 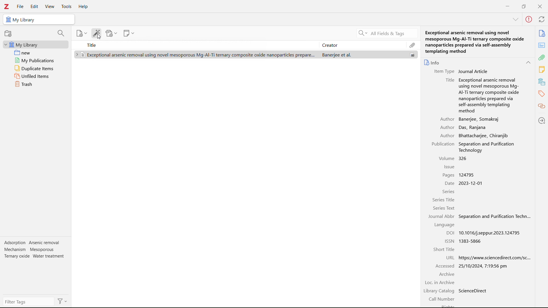 I want to click on volume, so click(x=446, y=158).